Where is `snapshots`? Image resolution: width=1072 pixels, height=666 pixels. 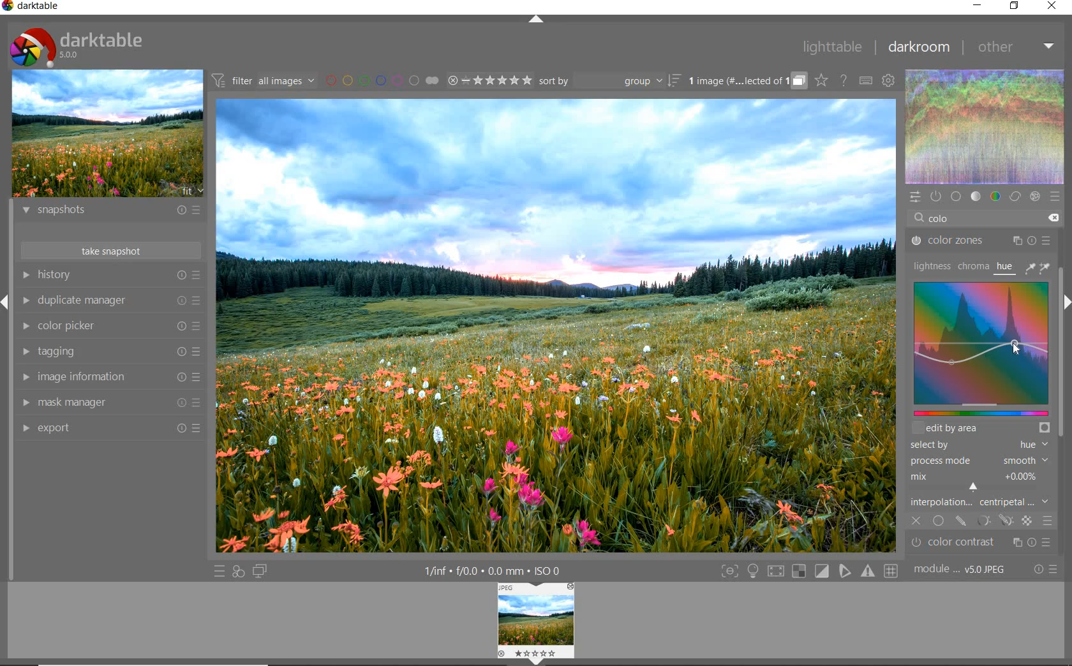 snapshots is located at coordinates (108, 212).